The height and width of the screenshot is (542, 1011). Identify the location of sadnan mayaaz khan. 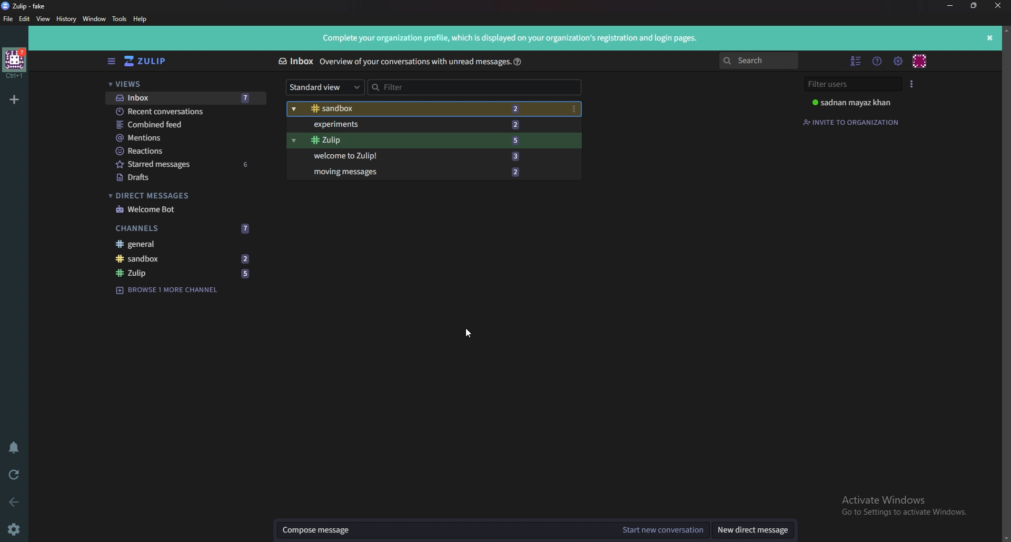
(860, 102).